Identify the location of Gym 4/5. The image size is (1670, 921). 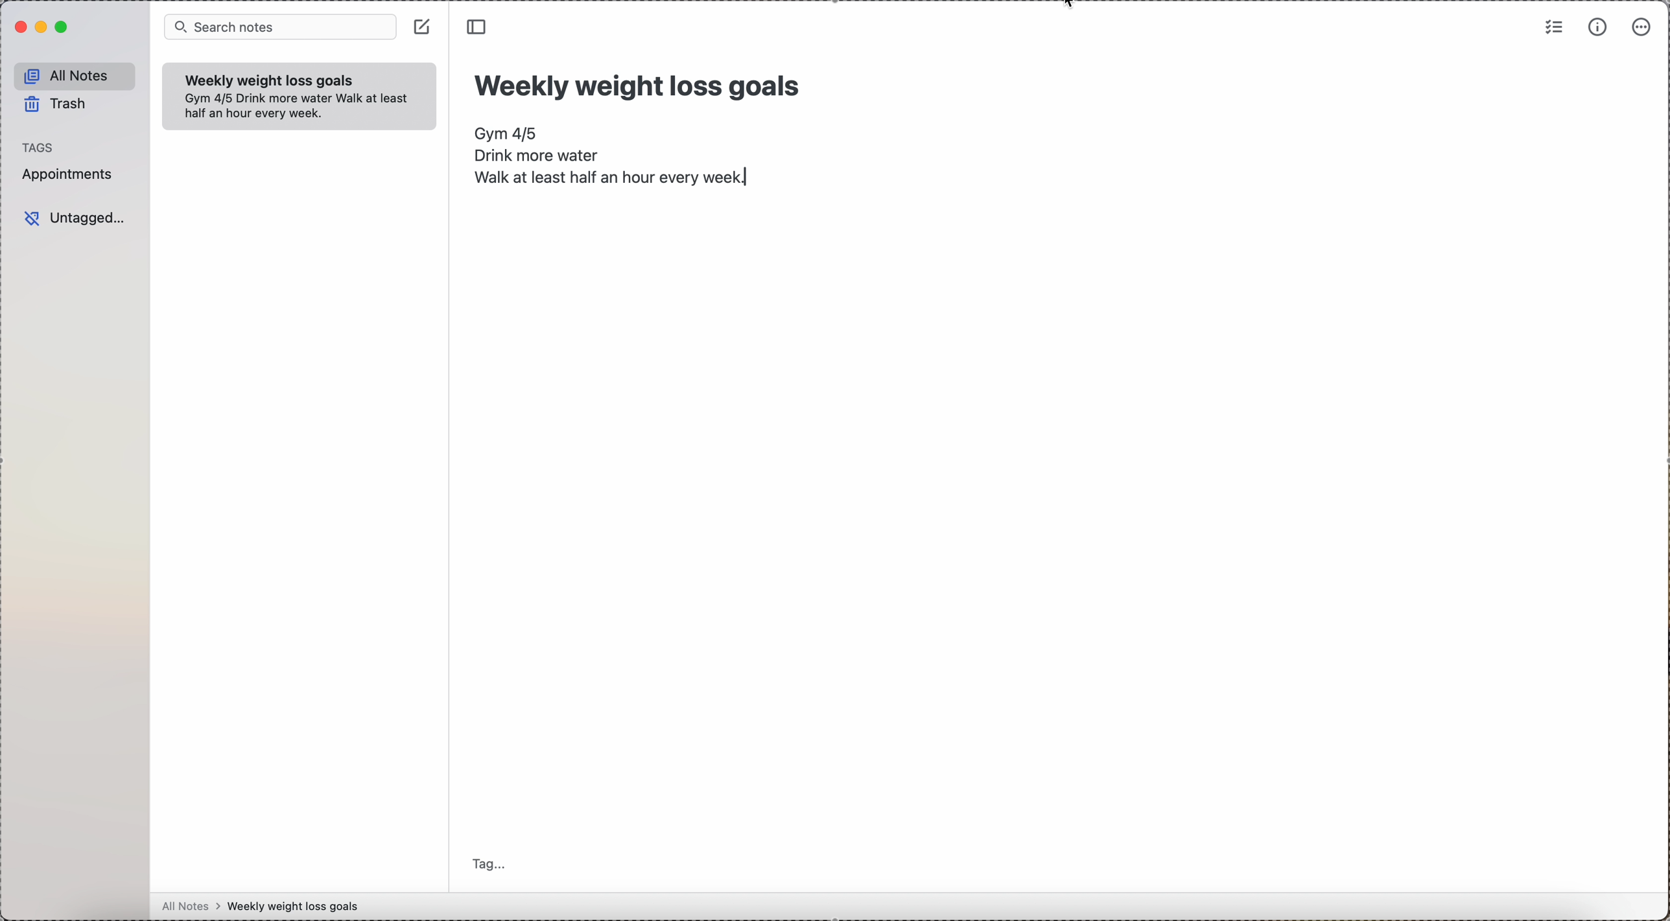
(207, 99).